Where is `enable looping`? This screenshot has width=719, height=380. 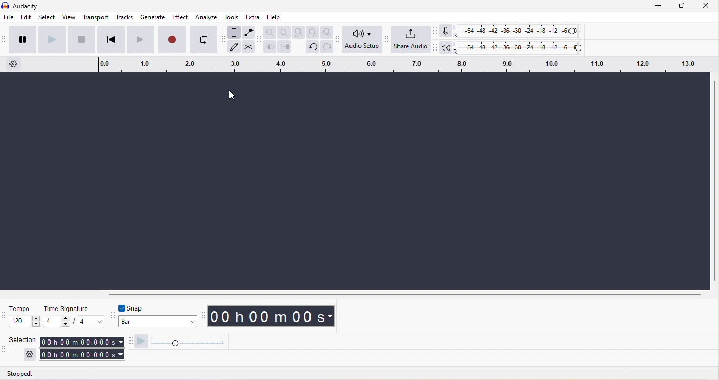 enable looping is located at coordinates (204, 40).